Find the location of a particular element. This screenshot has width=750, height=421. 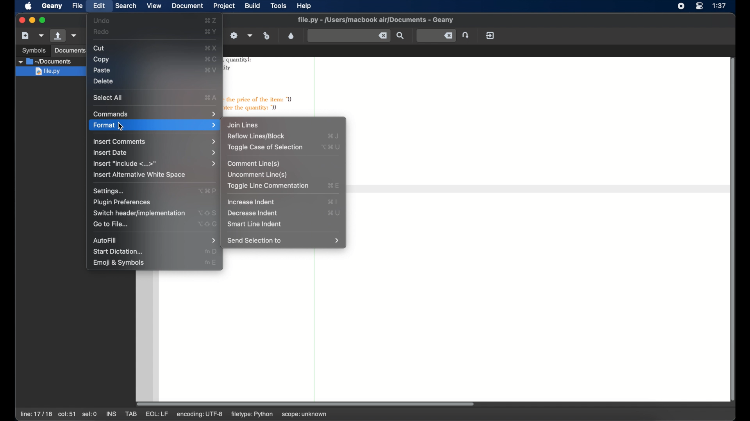

cut is located at coordinates (99, 48).